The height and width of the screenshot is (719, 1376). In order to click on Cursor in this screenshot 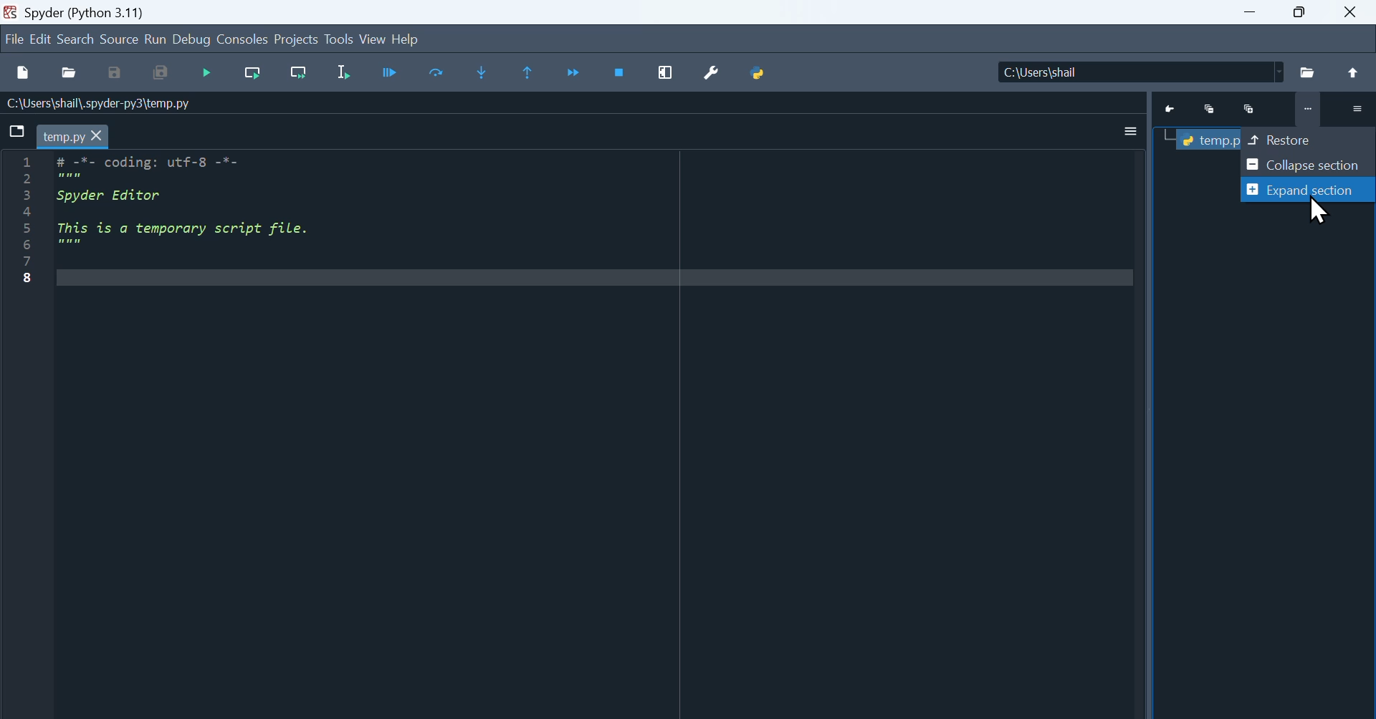, I will do `click(1319, 211)`.